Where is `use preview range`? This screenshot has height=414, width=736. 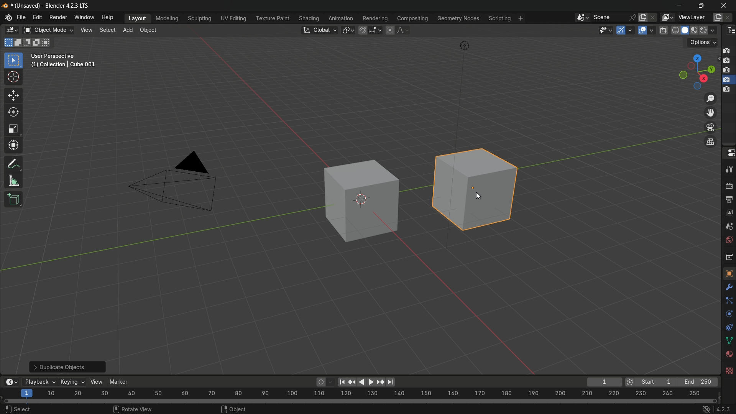
use preview range is located at coordinates (629, 383).